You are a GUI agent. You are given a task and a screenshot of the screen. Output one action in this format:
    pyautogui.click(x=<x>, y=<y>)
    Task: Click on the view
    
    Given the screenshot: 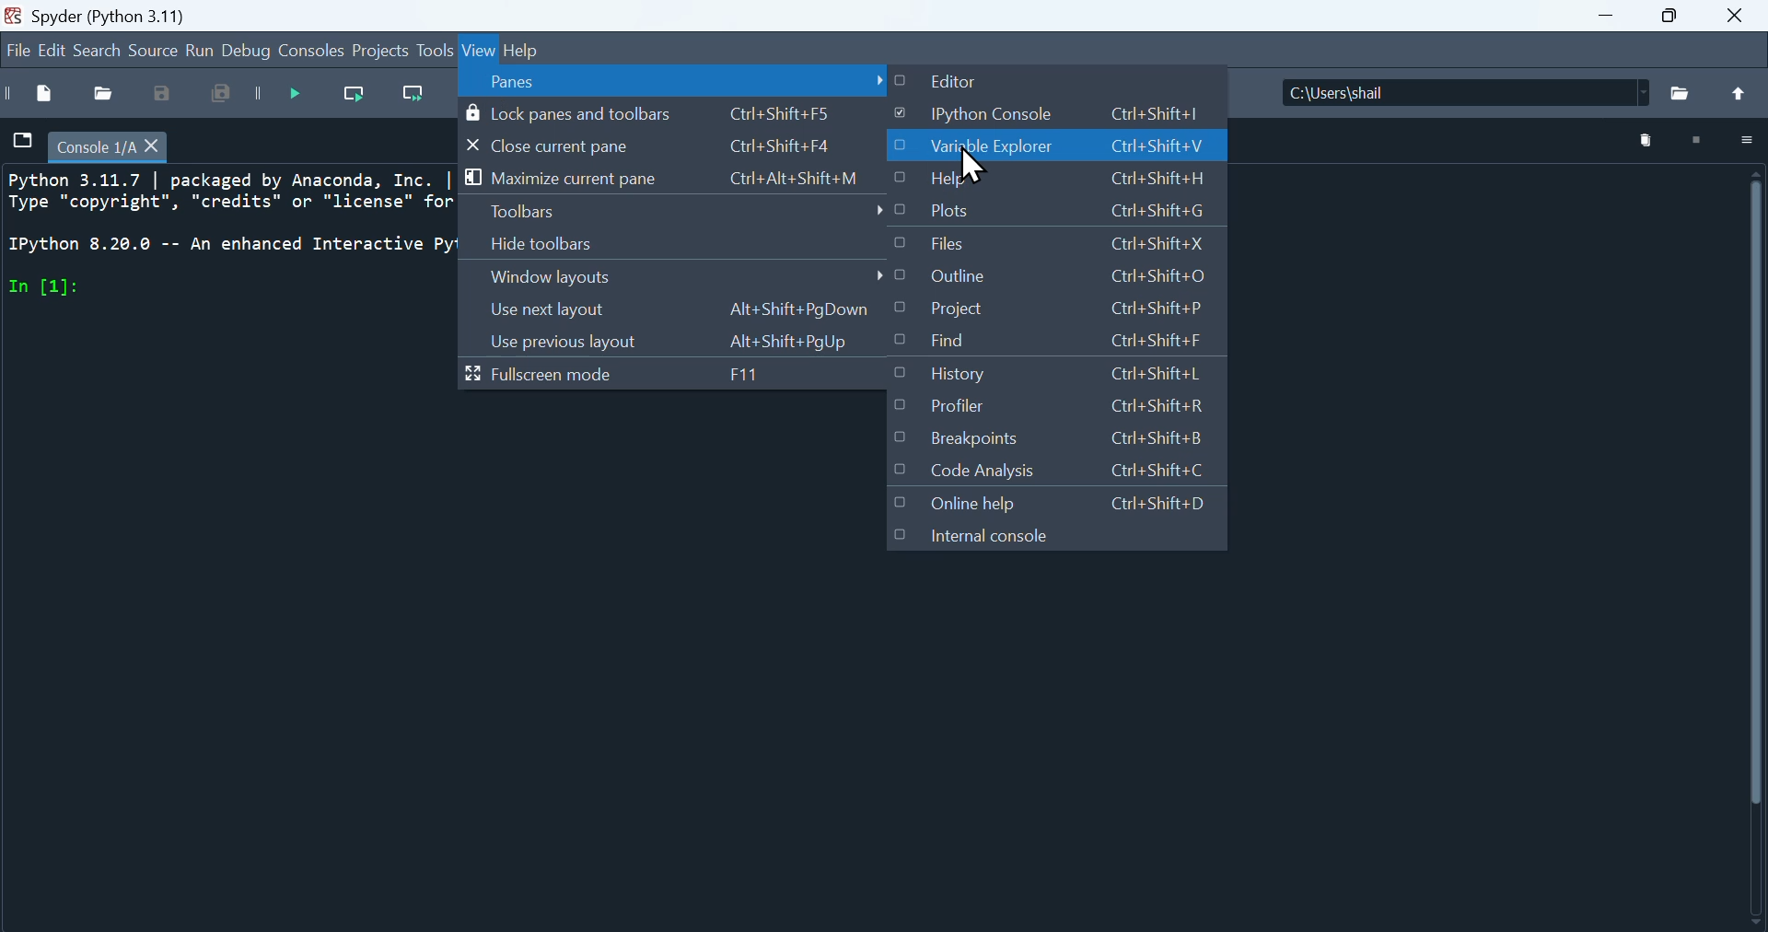 What is the action you would take?
    pyautogui.click(x=479, y=47)
    